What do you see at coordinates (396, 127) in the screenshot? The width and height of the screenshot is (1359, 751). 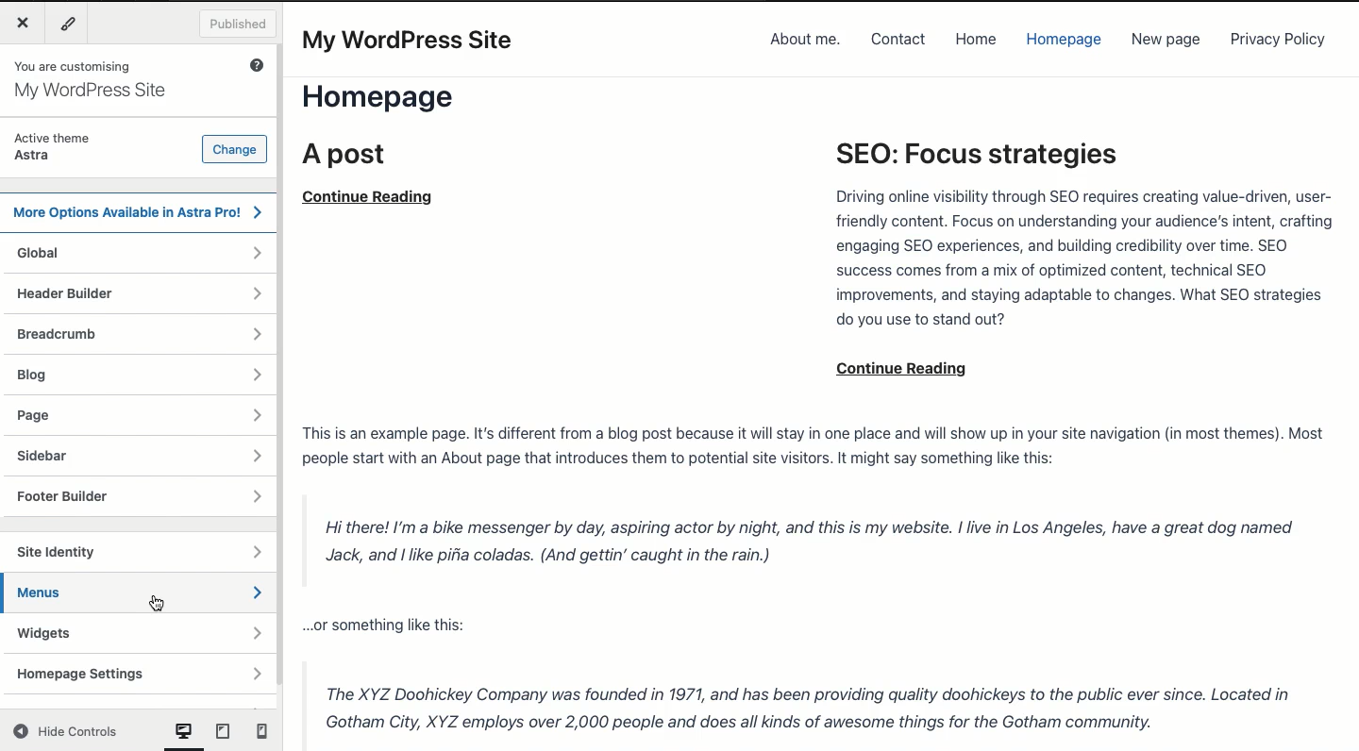 I see `Home page` at bounding box center [396, 127].